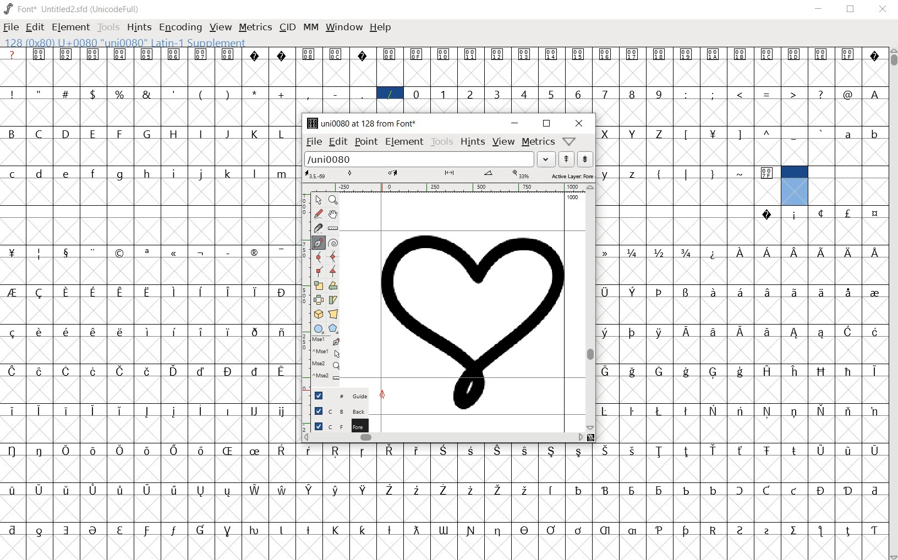 This screenshot has width=898, height=560. What do you see at coordinates (822, 410) in the screenshot?
I see `glyph` at bounding box center [822, 410].